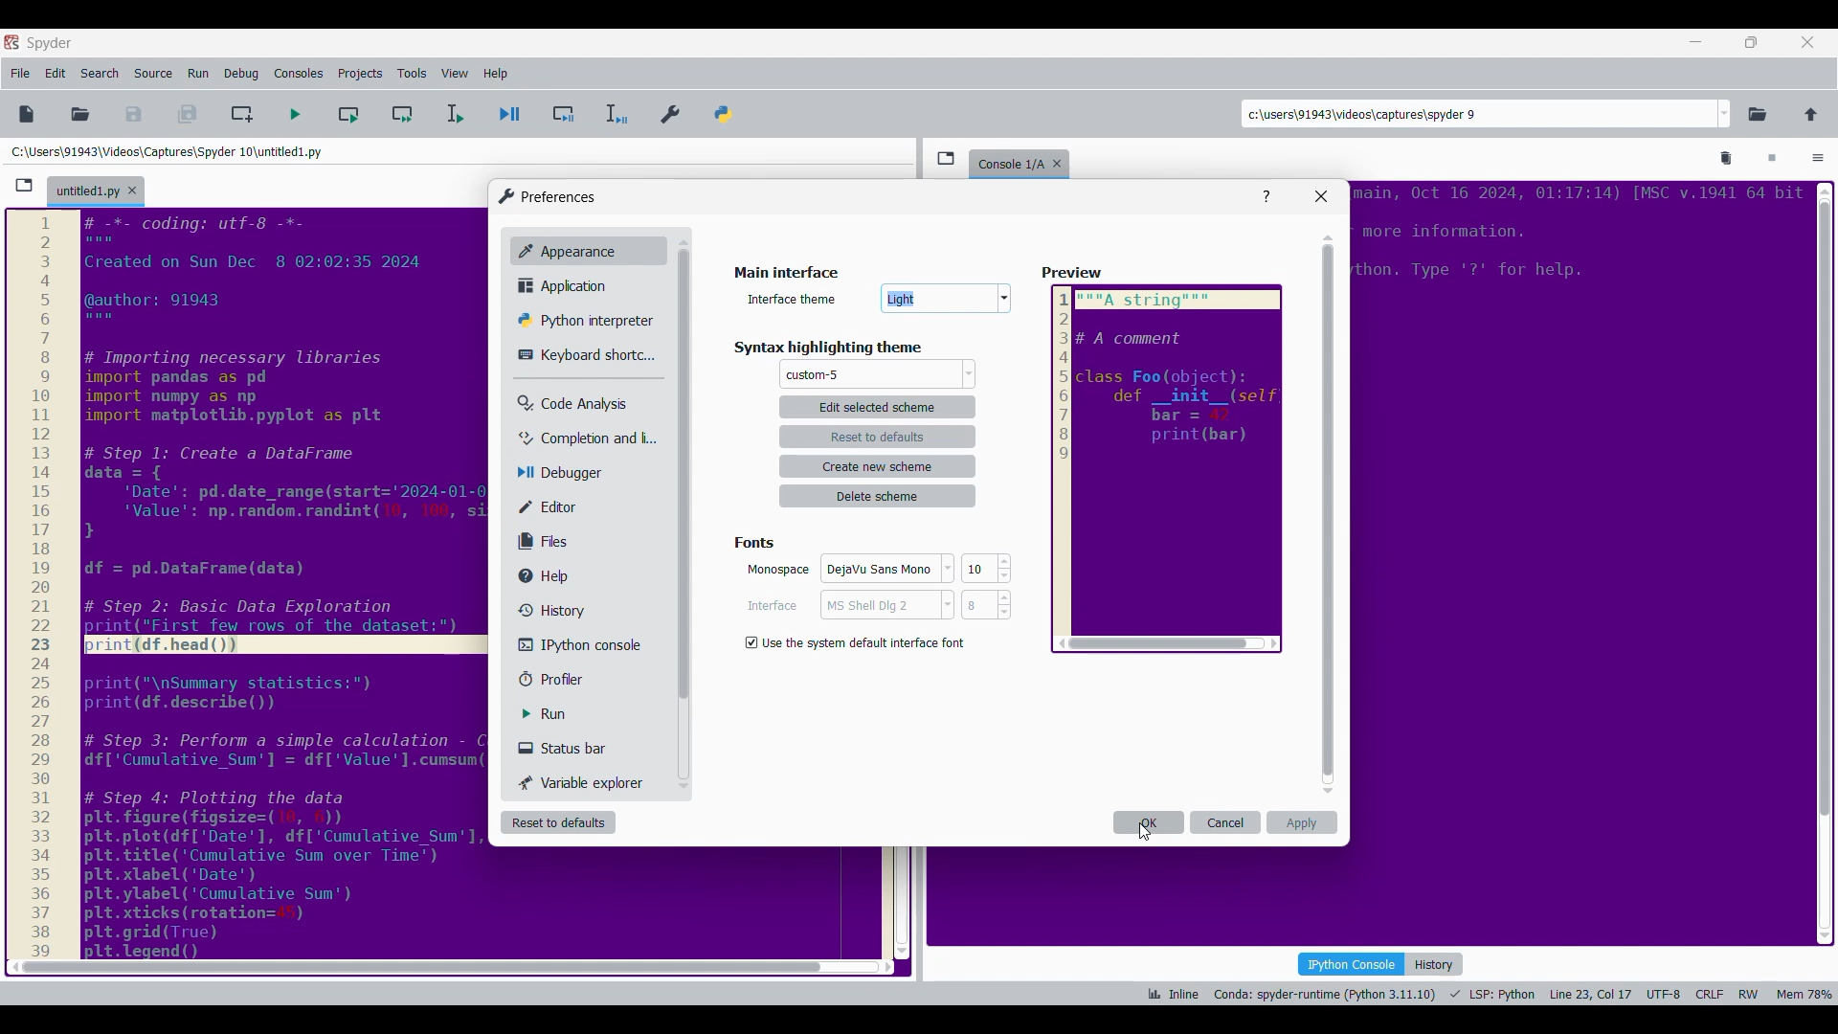 The width and height of the screenshot is (1838, 1034). What do you see at coordinates (132, 191) in the screenshot?
I see `Close tab` at bounding box center [132, 191].